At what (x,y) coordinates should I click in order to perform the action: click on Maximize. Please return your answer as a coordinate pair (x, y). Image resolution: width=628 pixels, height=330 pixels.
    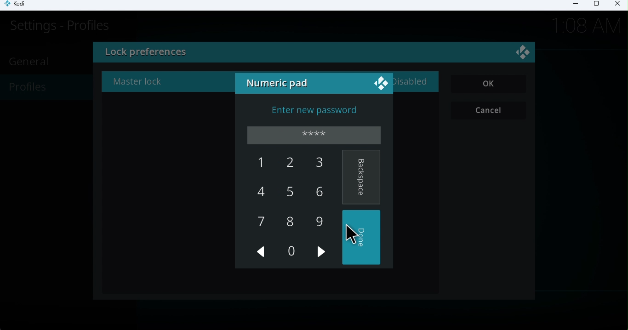
    Looking at the image, I should click on (596, 6).